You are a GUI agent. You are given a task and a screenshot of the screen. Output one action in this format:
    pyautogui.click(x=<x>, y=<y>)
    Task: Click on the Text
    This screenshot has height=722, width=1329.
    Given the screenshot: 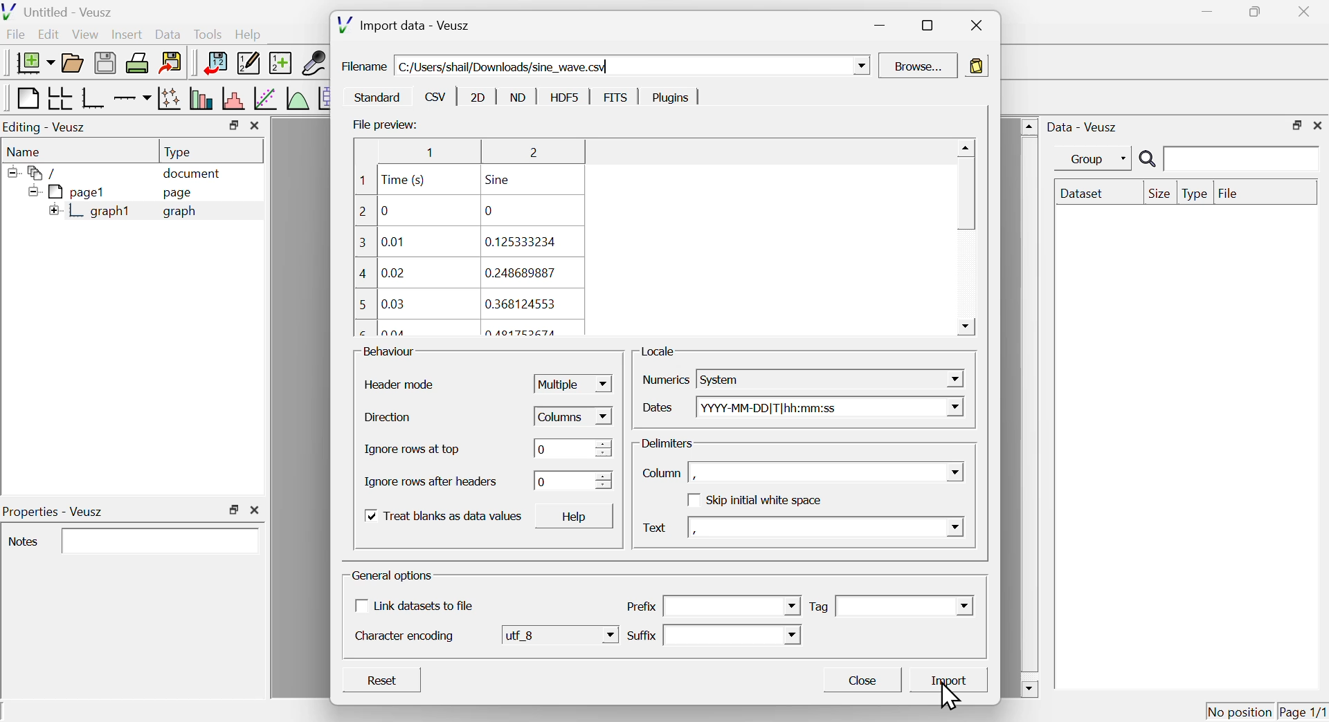 What is the action you would take?
    pyautogui.click(x=655, y=530)
    